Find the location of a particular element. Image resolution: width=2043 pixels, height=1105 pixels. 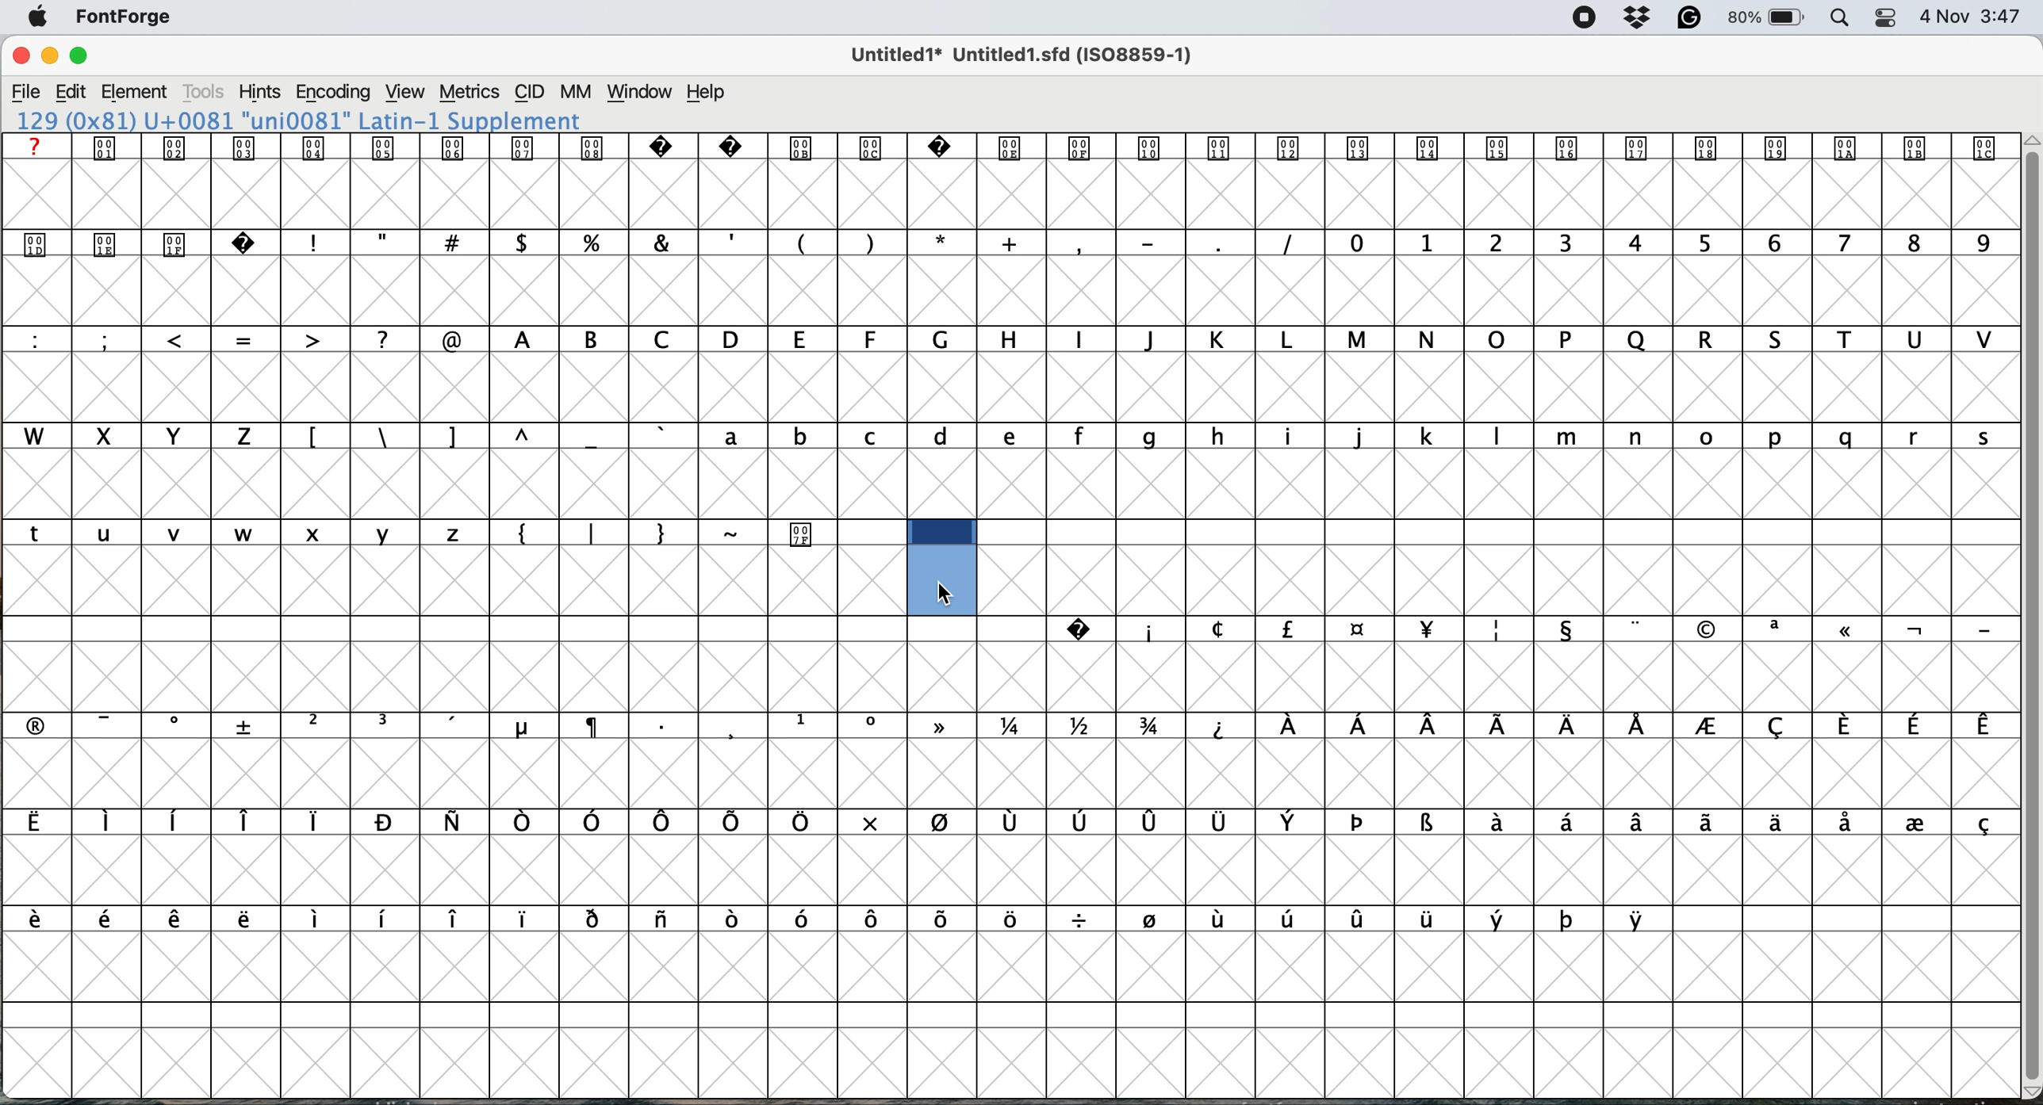

Maximize is located at coordinates (78, 55).